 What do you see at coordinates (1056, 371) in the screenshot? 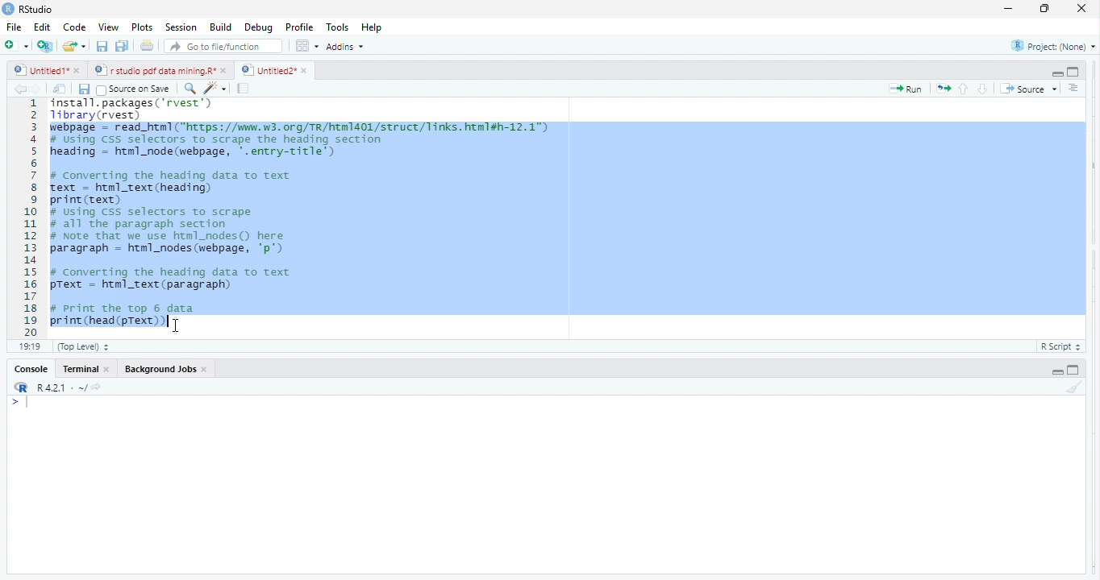
I see `hide r script` at bounding box center [1056, 371].